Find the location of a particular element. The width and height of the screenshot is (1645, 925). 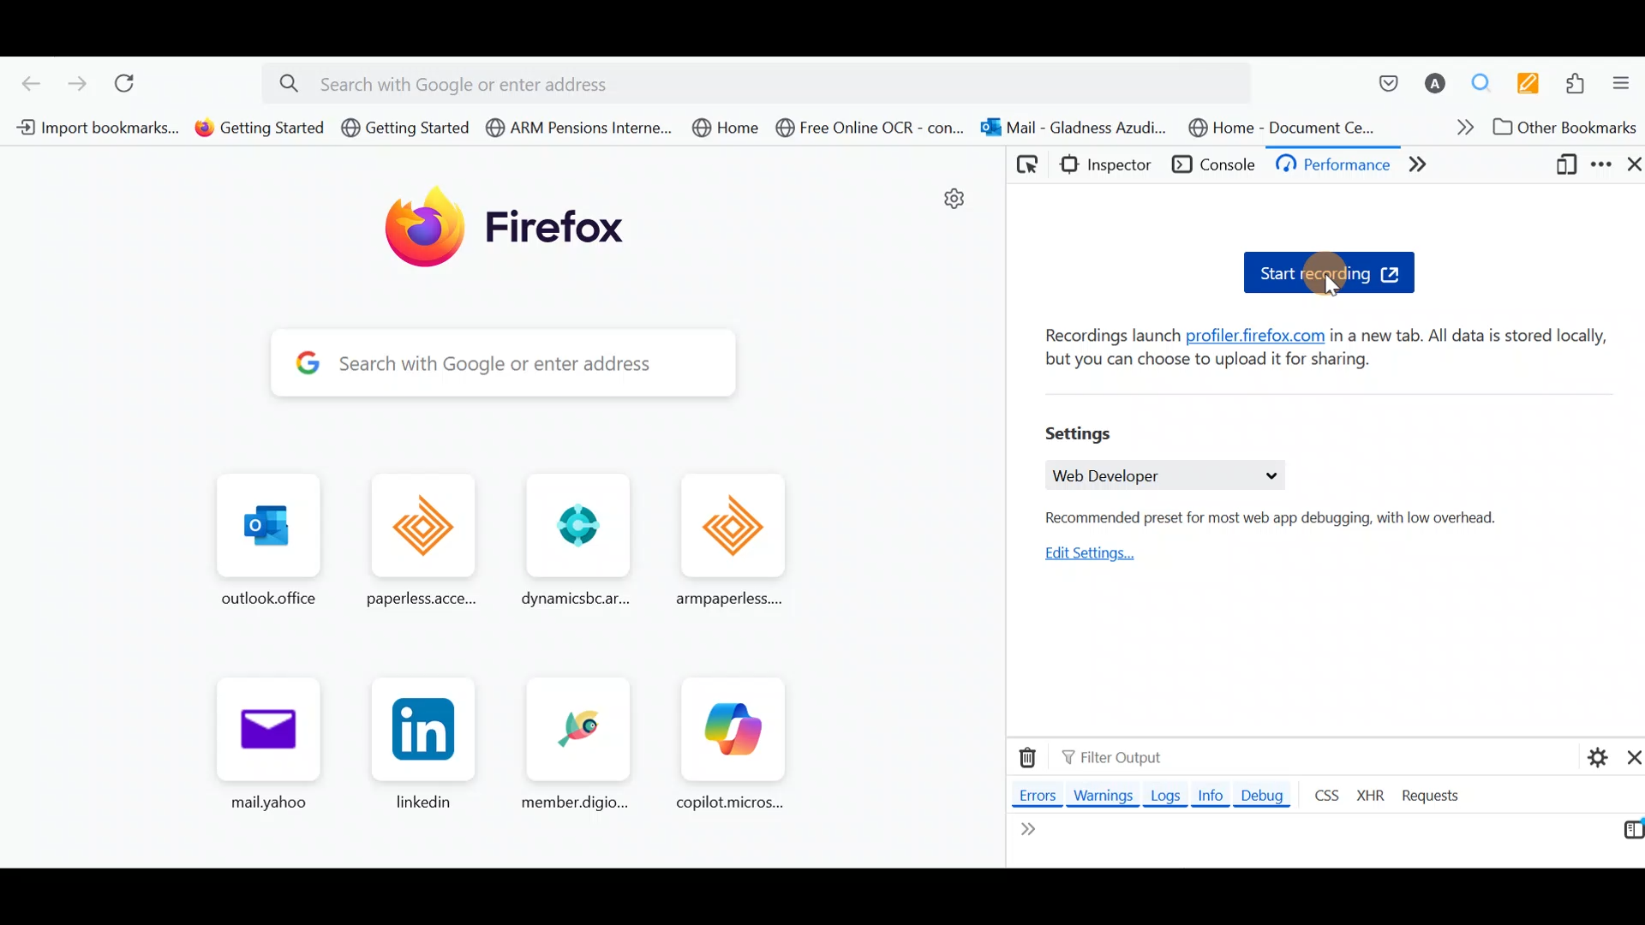

XHR is located at coordinates (1373, 794).